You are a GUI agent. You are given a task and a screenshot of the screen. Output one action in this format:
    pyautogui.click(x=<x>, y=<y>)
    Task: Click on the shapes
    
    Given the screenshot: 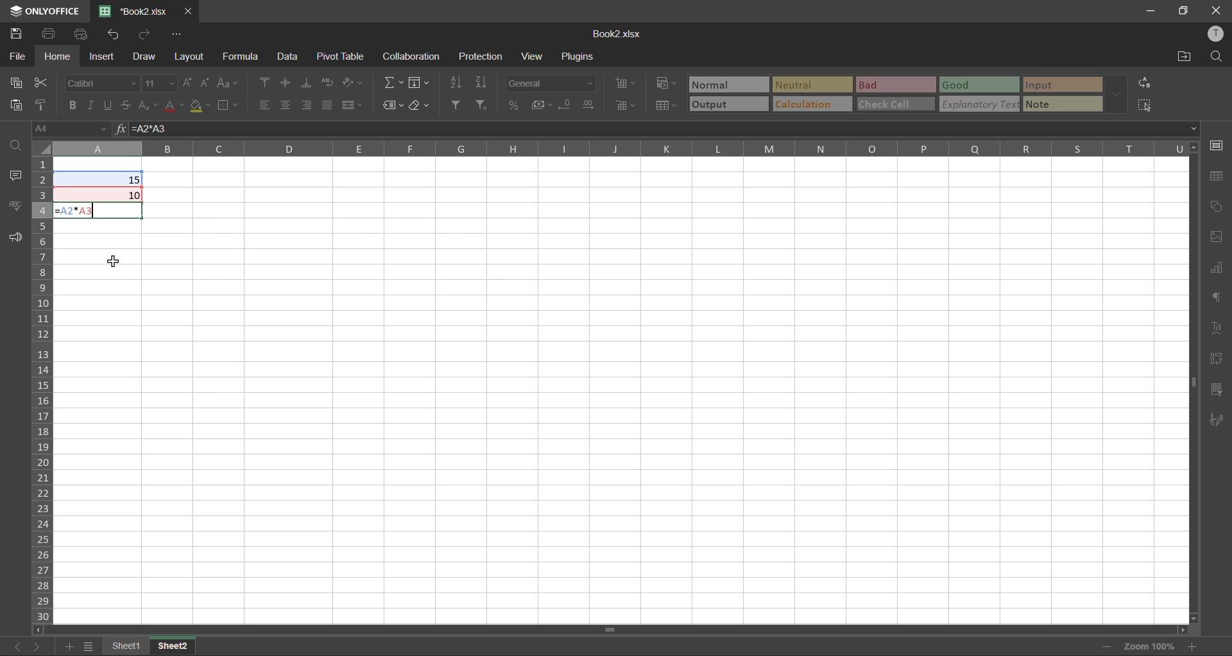 What is the action you would take?
    pyautogui.click(x=1217, y=206)
    